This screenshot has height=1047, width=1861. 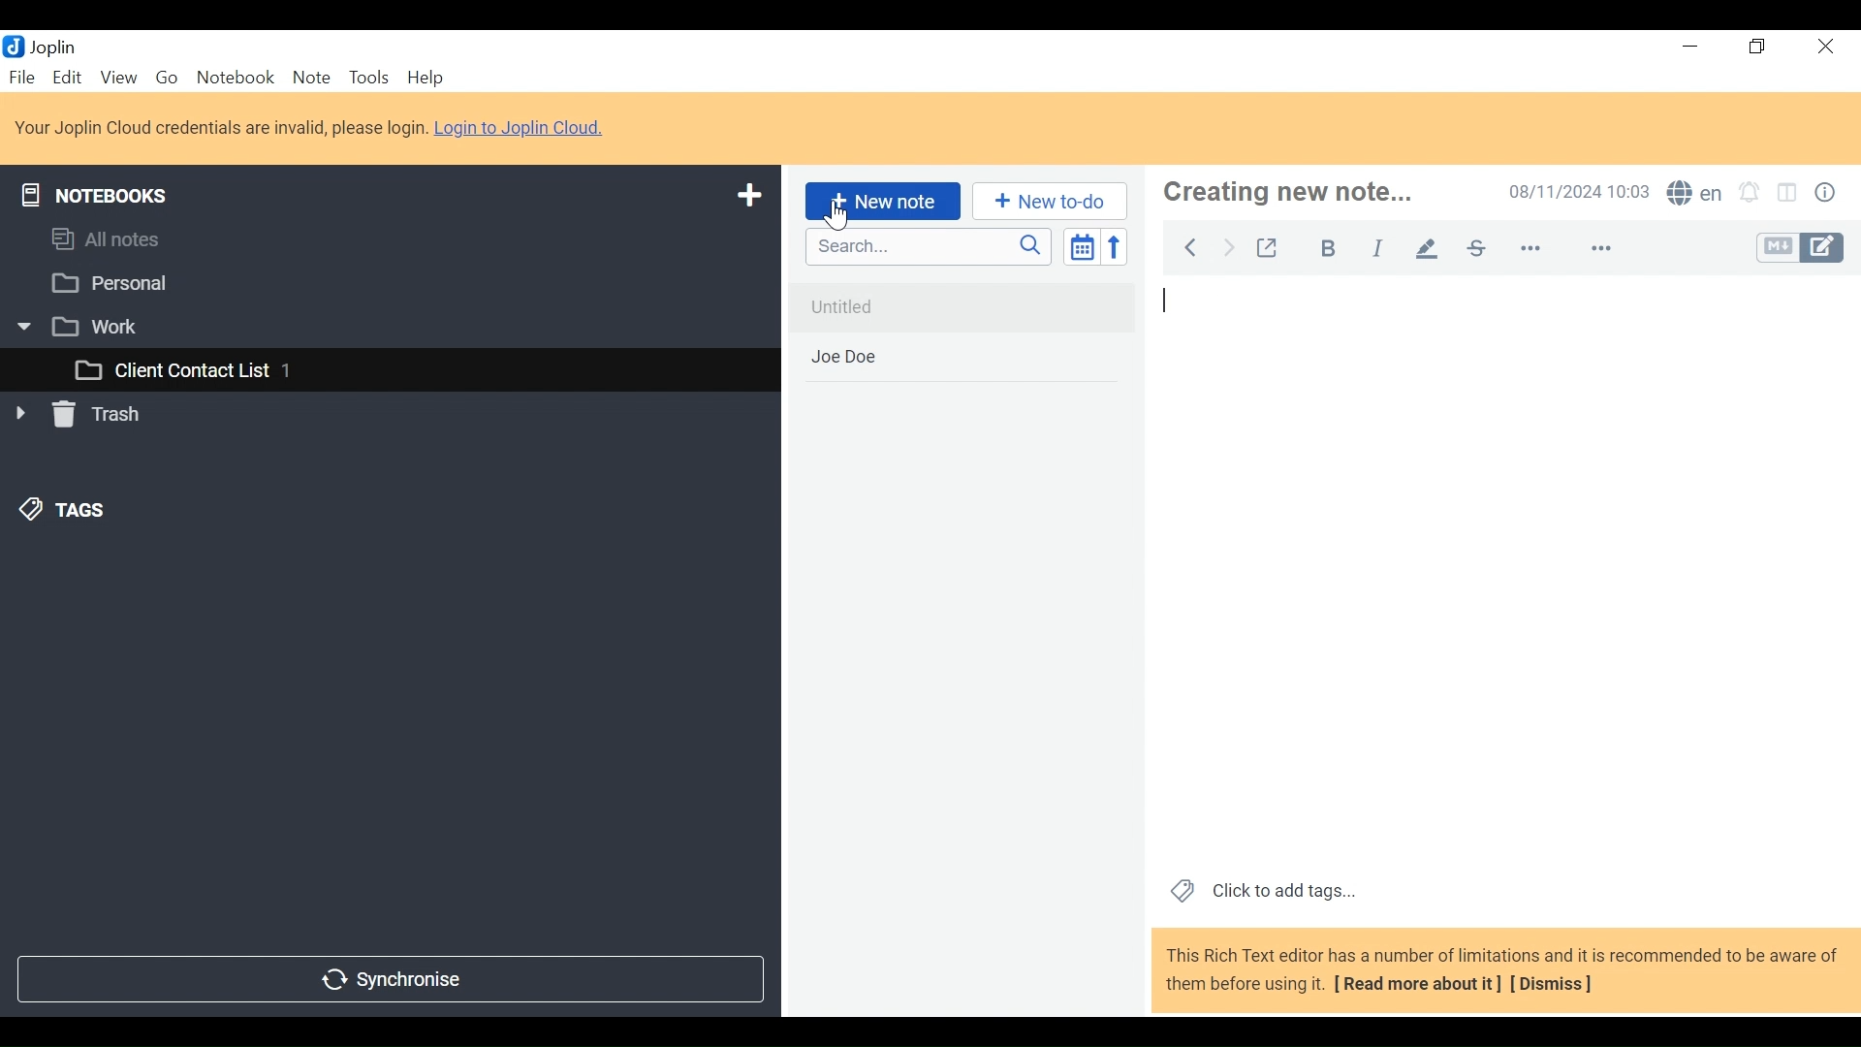 I want to click on minimize, so click(x=1686, y=47).